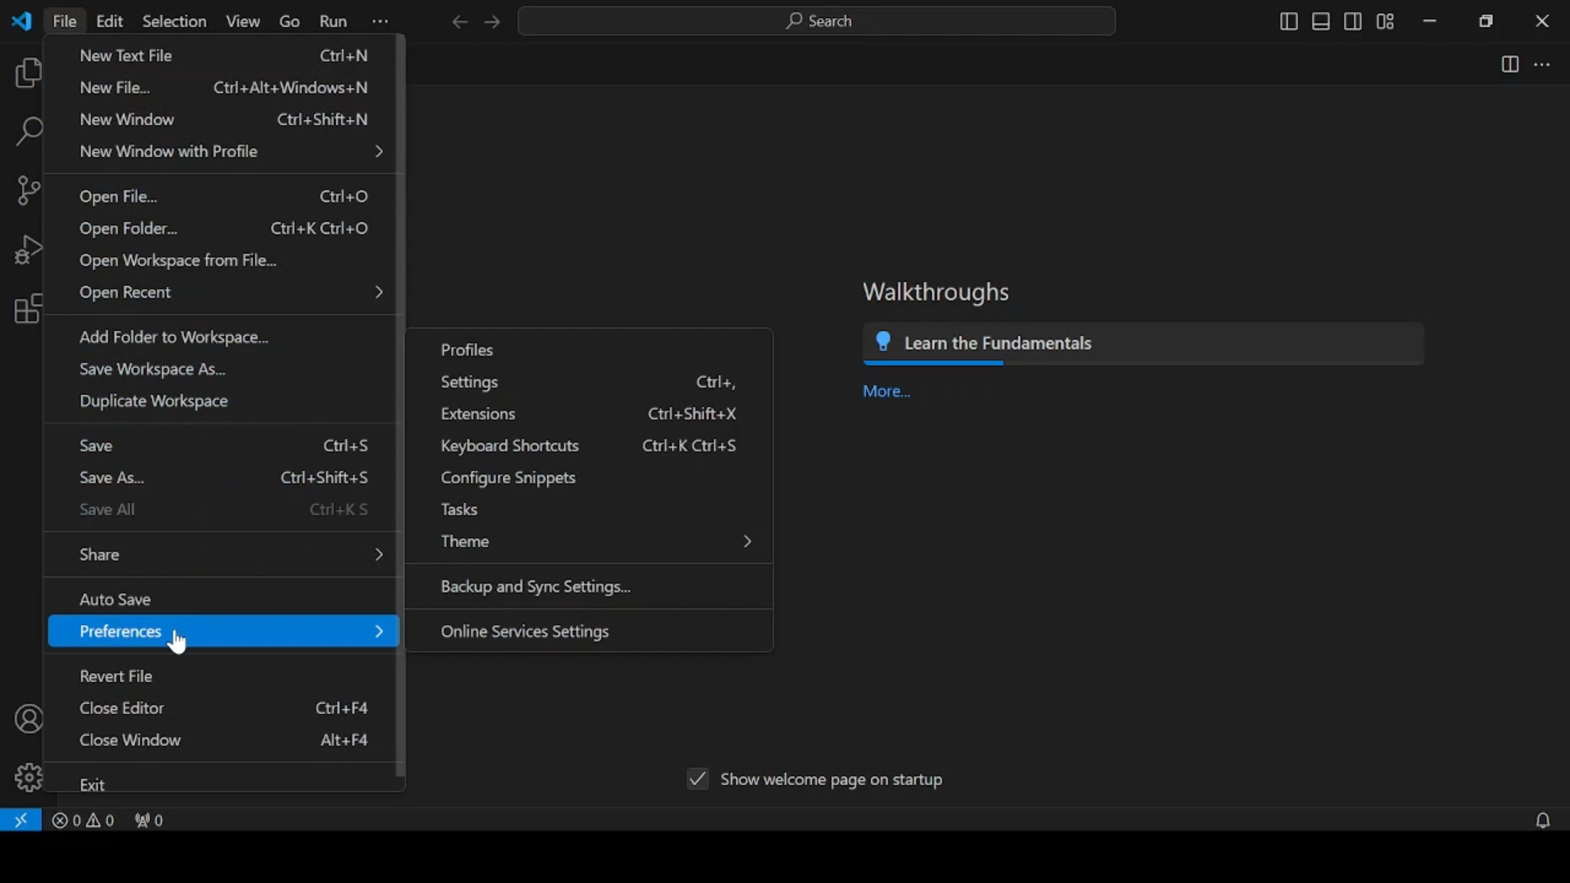 Image resolution: width=1570 pixels, height=883 pixels. Describe the element at coordinates (1141, 345) in the screenshot. I see `learn the fundamentals` at that location.